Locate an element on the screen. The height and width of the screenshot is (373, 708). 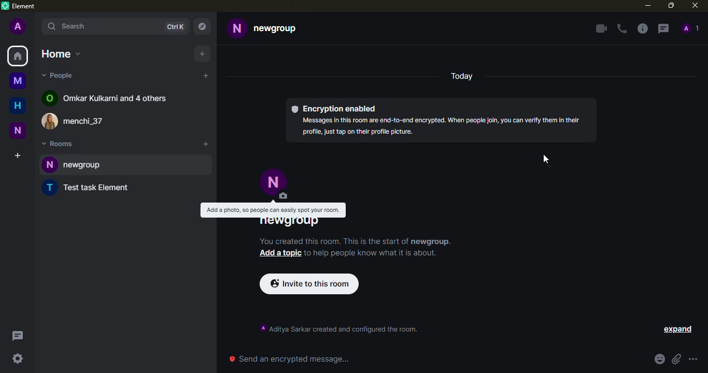
‘Omkar Kulkarni and 4 others is located at coordinates (115, 98).